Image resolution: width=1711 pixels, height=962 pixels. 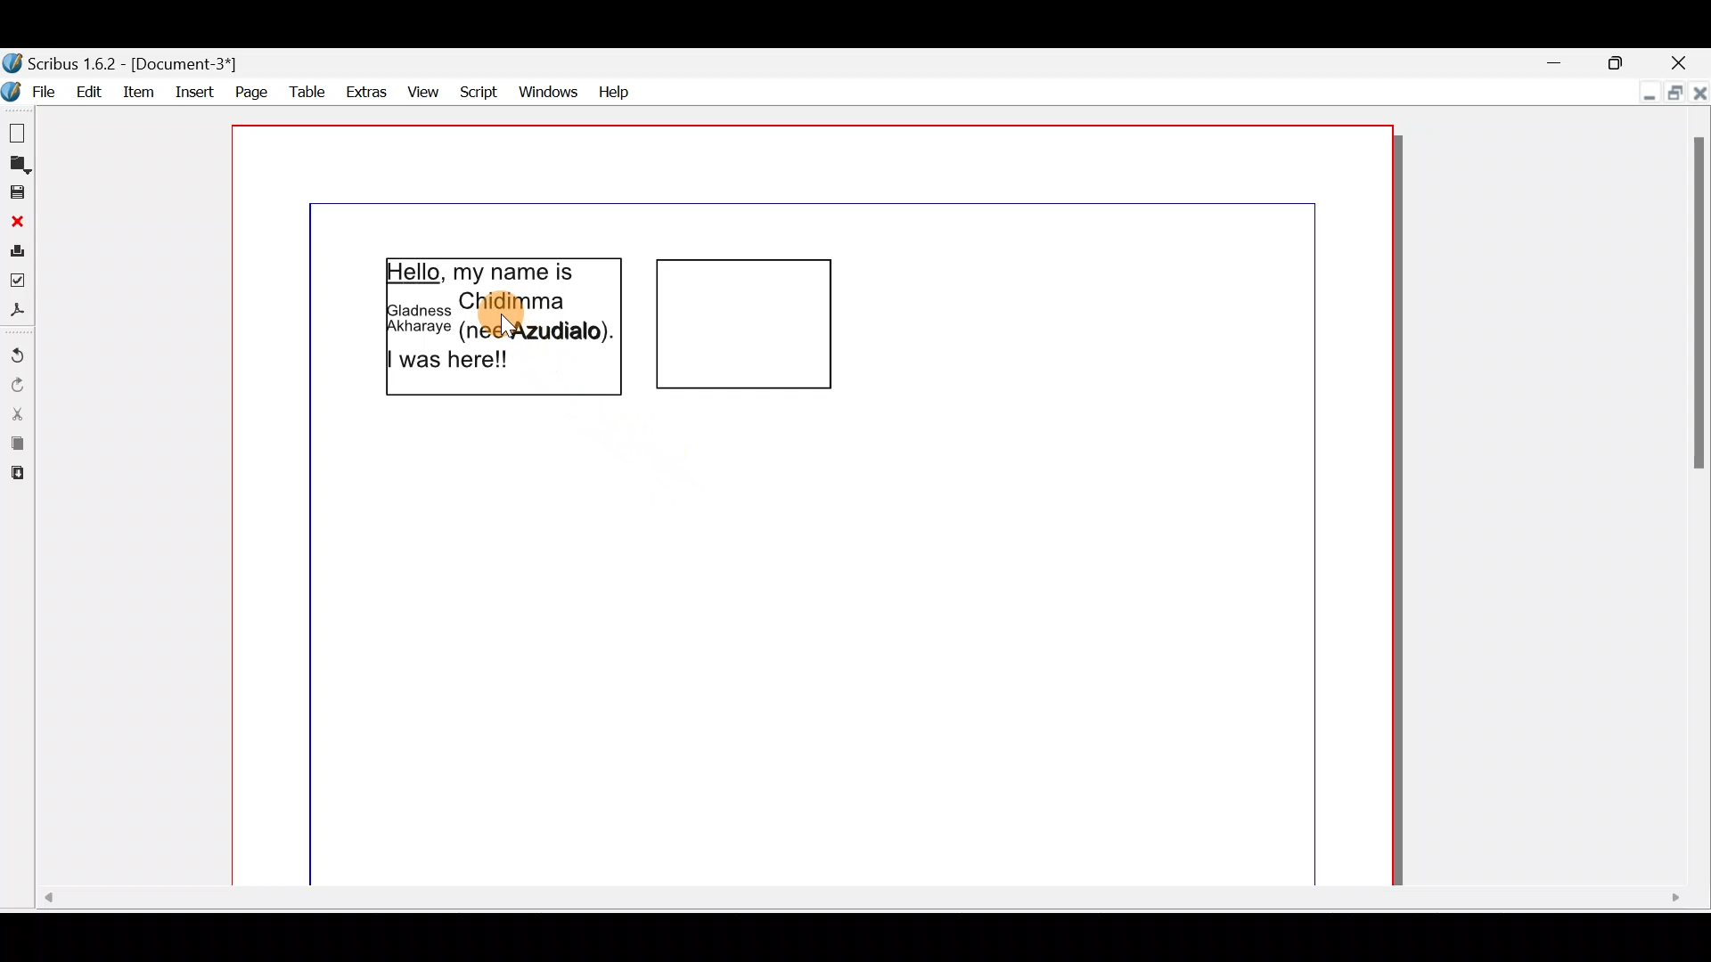 What do you see at coordinates (192, 89) in the screenshot?
I see `Insert` at bounding box center [192, 89].